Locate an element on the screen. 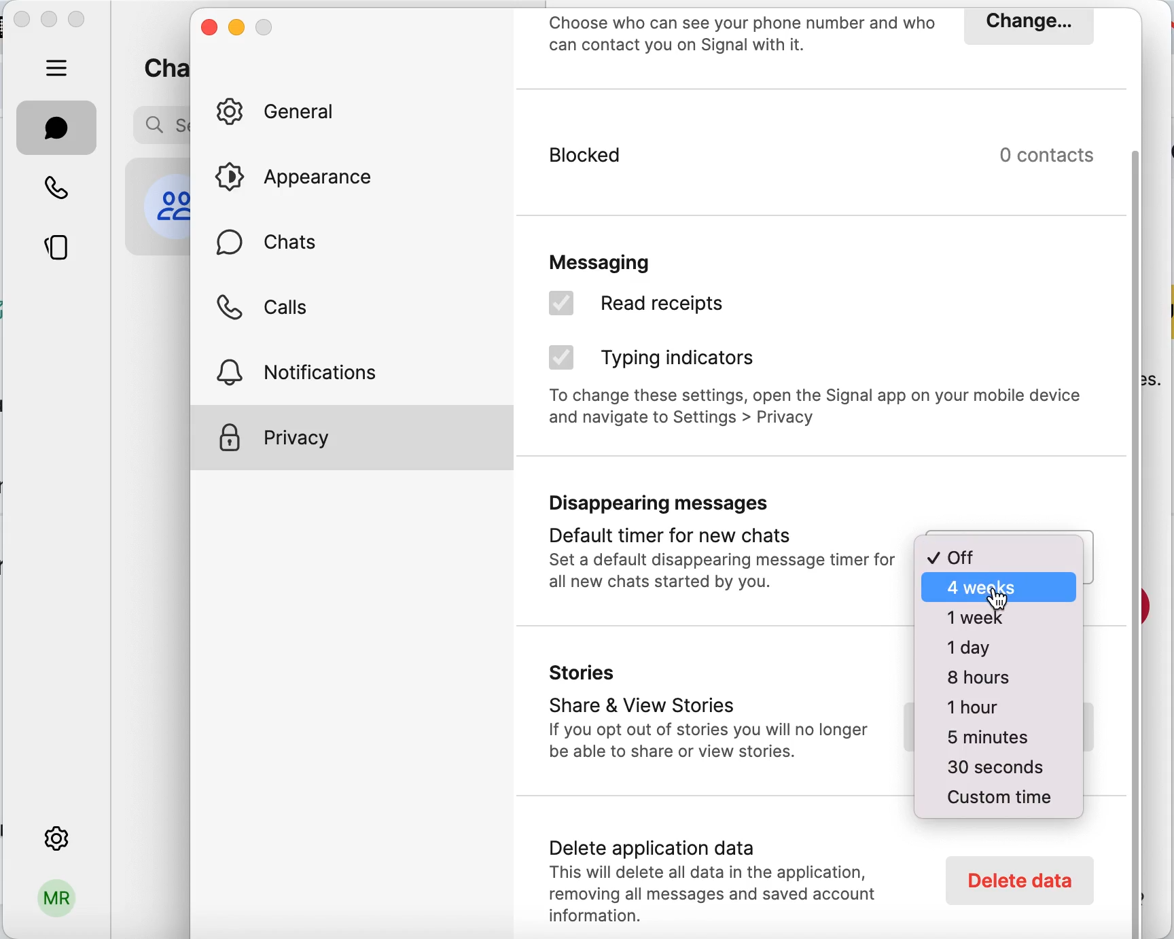 The height and width of the screenshot is (939, 1174). 8 hours is located at coordinates (978, 679).